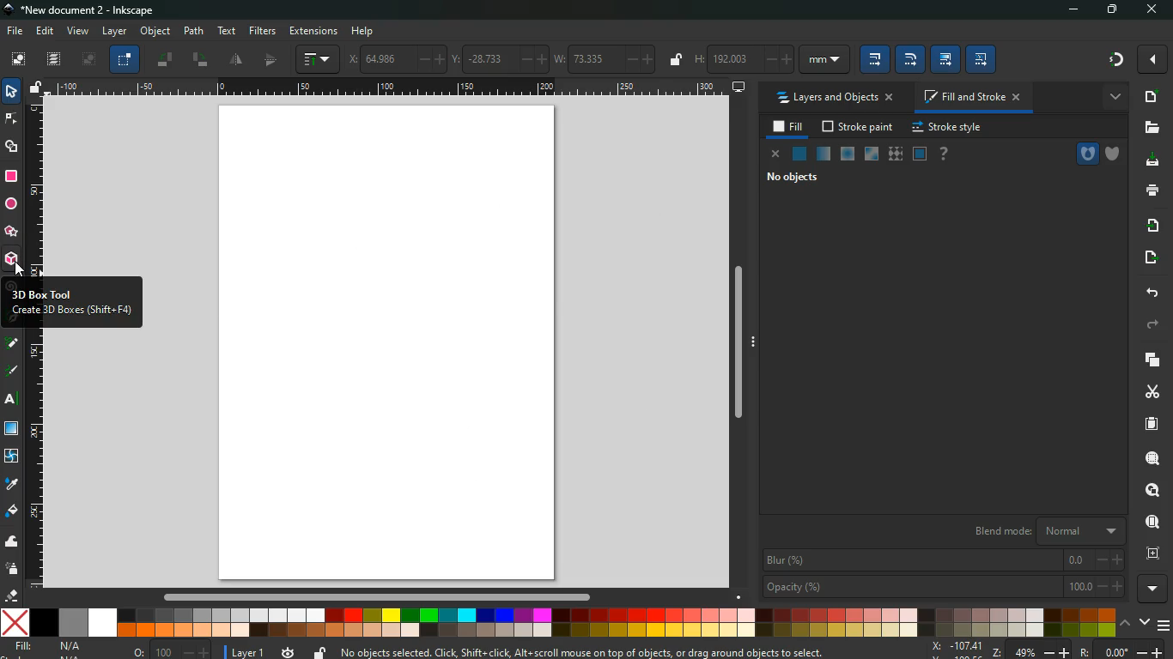 Image resolution: width=1173 pixels, height=659 pixels. Describe the element at coordinates (12, 119) in the screenshot. I see `edge` at that location.